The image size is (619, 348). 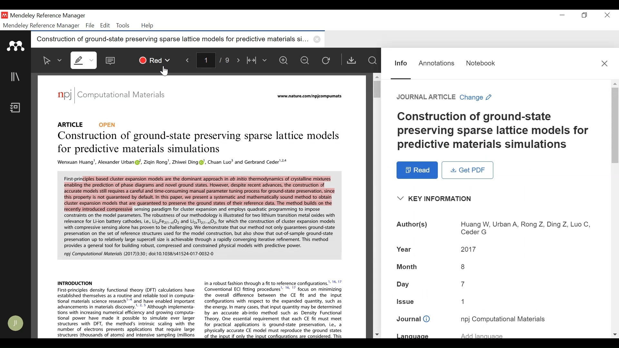 What do you see at coordinates (353, 60) in the screenshot?
I see `Get PDF` at bounding box center [353, 60].